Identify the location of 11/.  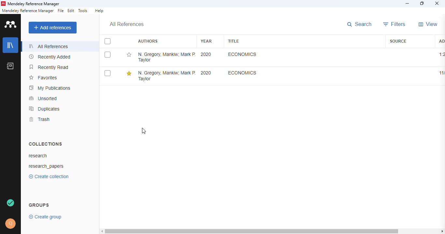
(442, 73).